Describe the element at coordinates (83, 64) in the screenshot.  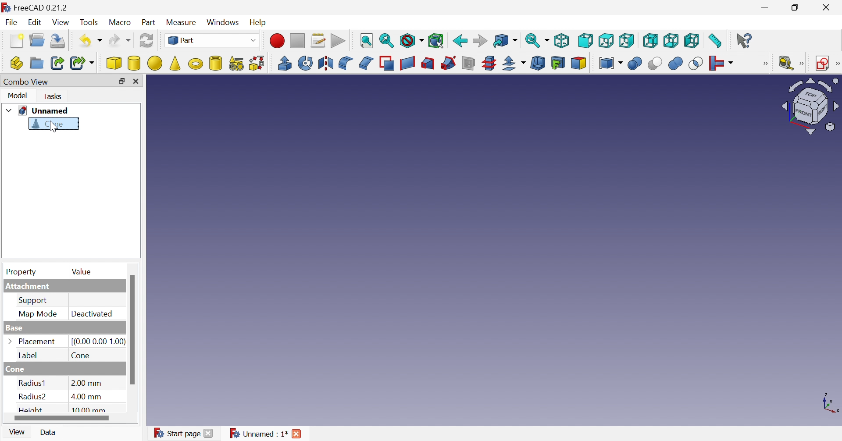
I see `Male sub-link` at that location.